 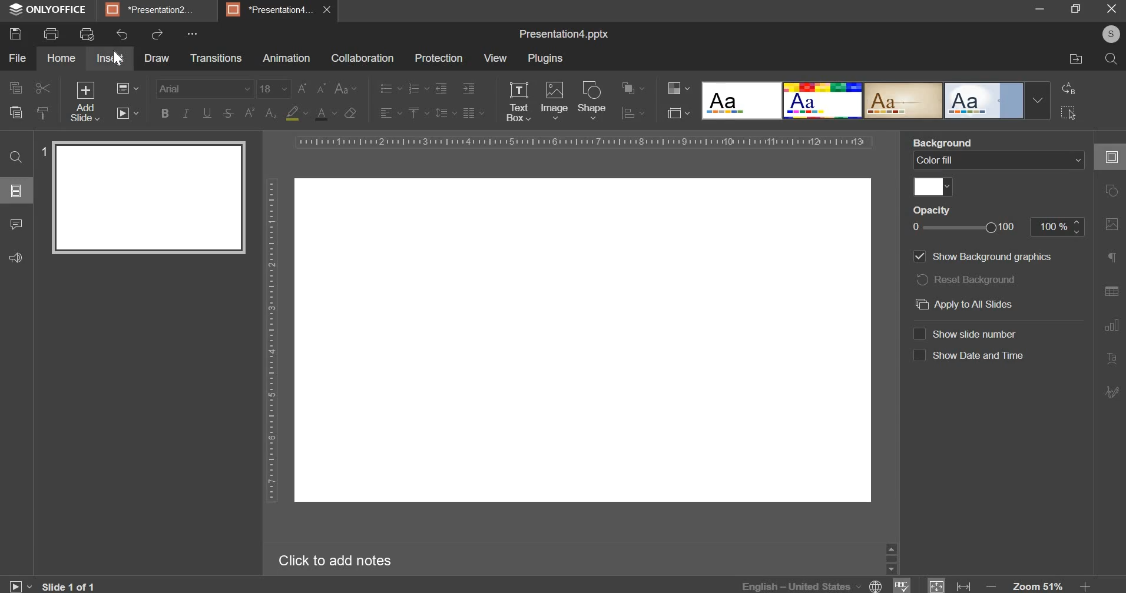 What do you see at coordinates (965, 333) in the screenshot?
I see `show slide number` at bounding box center [965, 333].